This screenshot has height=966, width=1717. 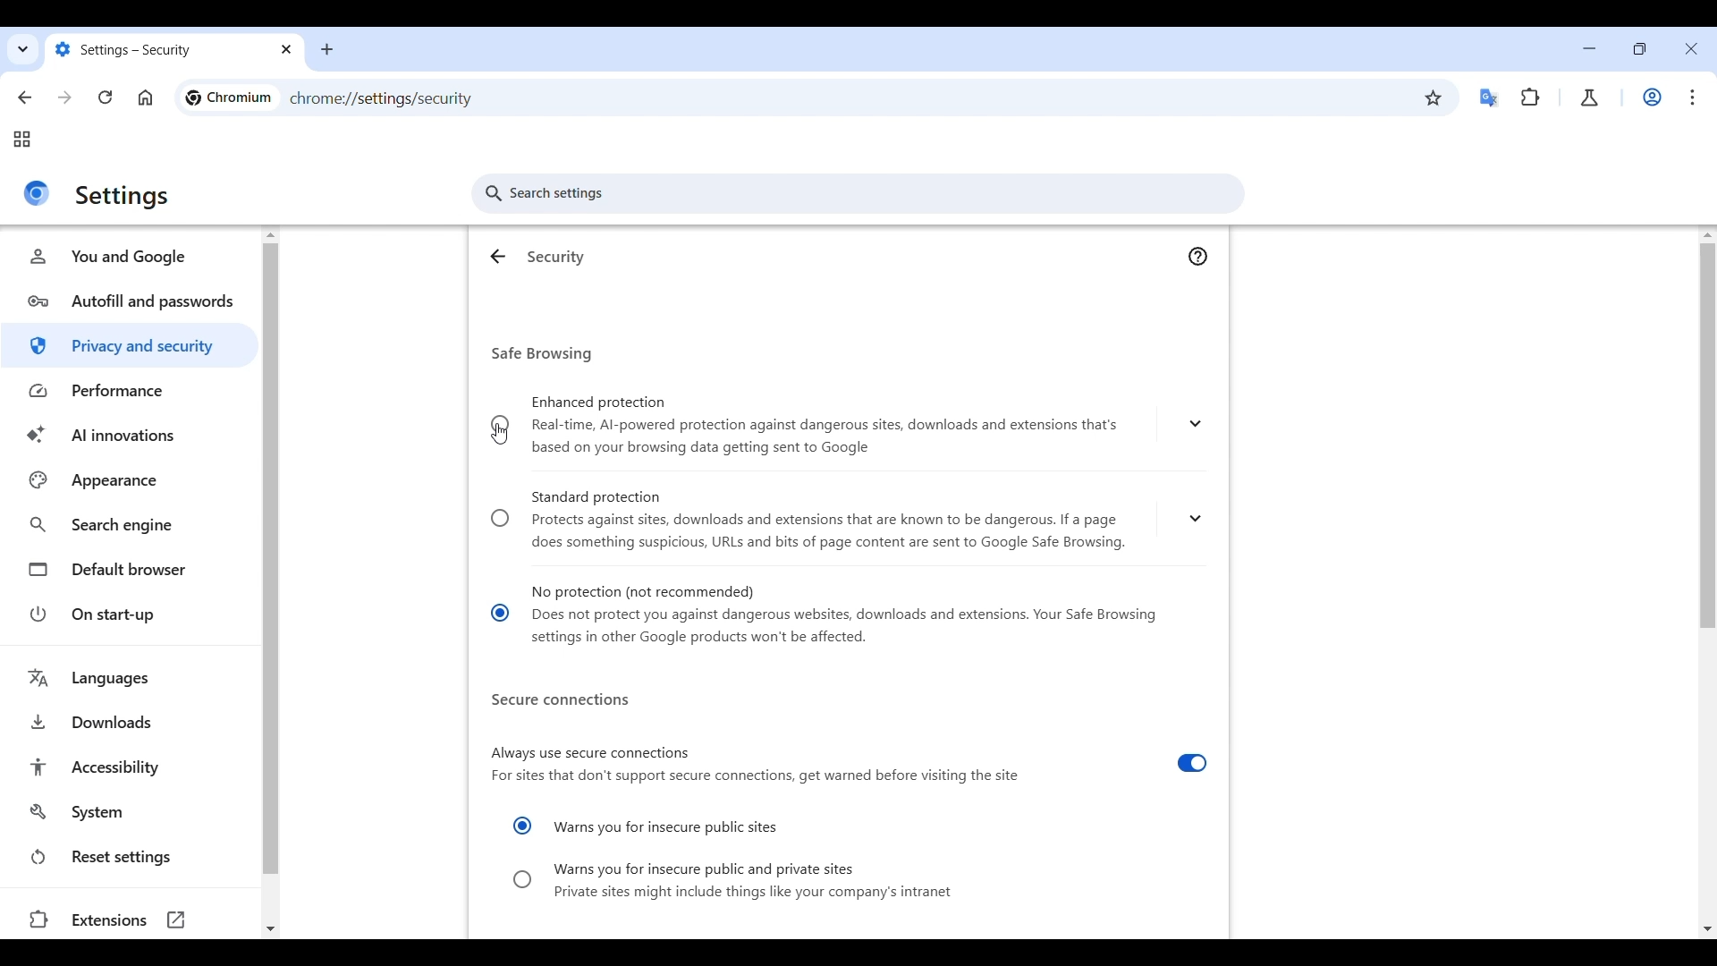 I want to click on Autofill and passwords, so click(x=131, y=301).